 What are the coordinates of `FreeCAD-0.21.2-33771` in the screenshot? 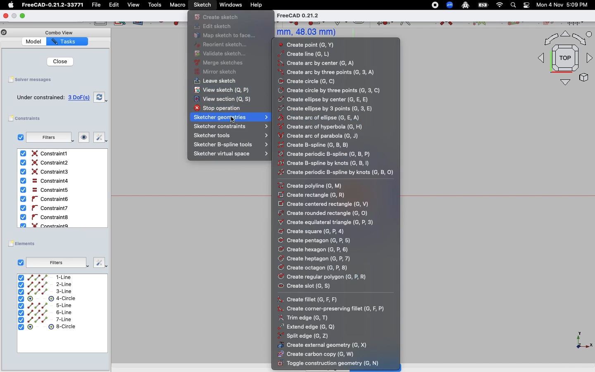 It's located at (52, 5).